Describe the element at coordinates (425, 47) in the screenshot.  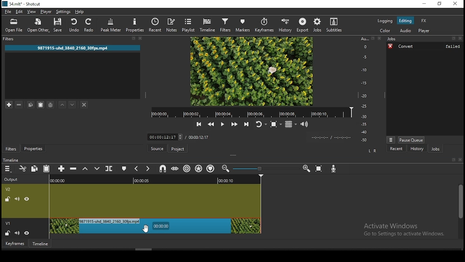
I see `convert failed` at that location.